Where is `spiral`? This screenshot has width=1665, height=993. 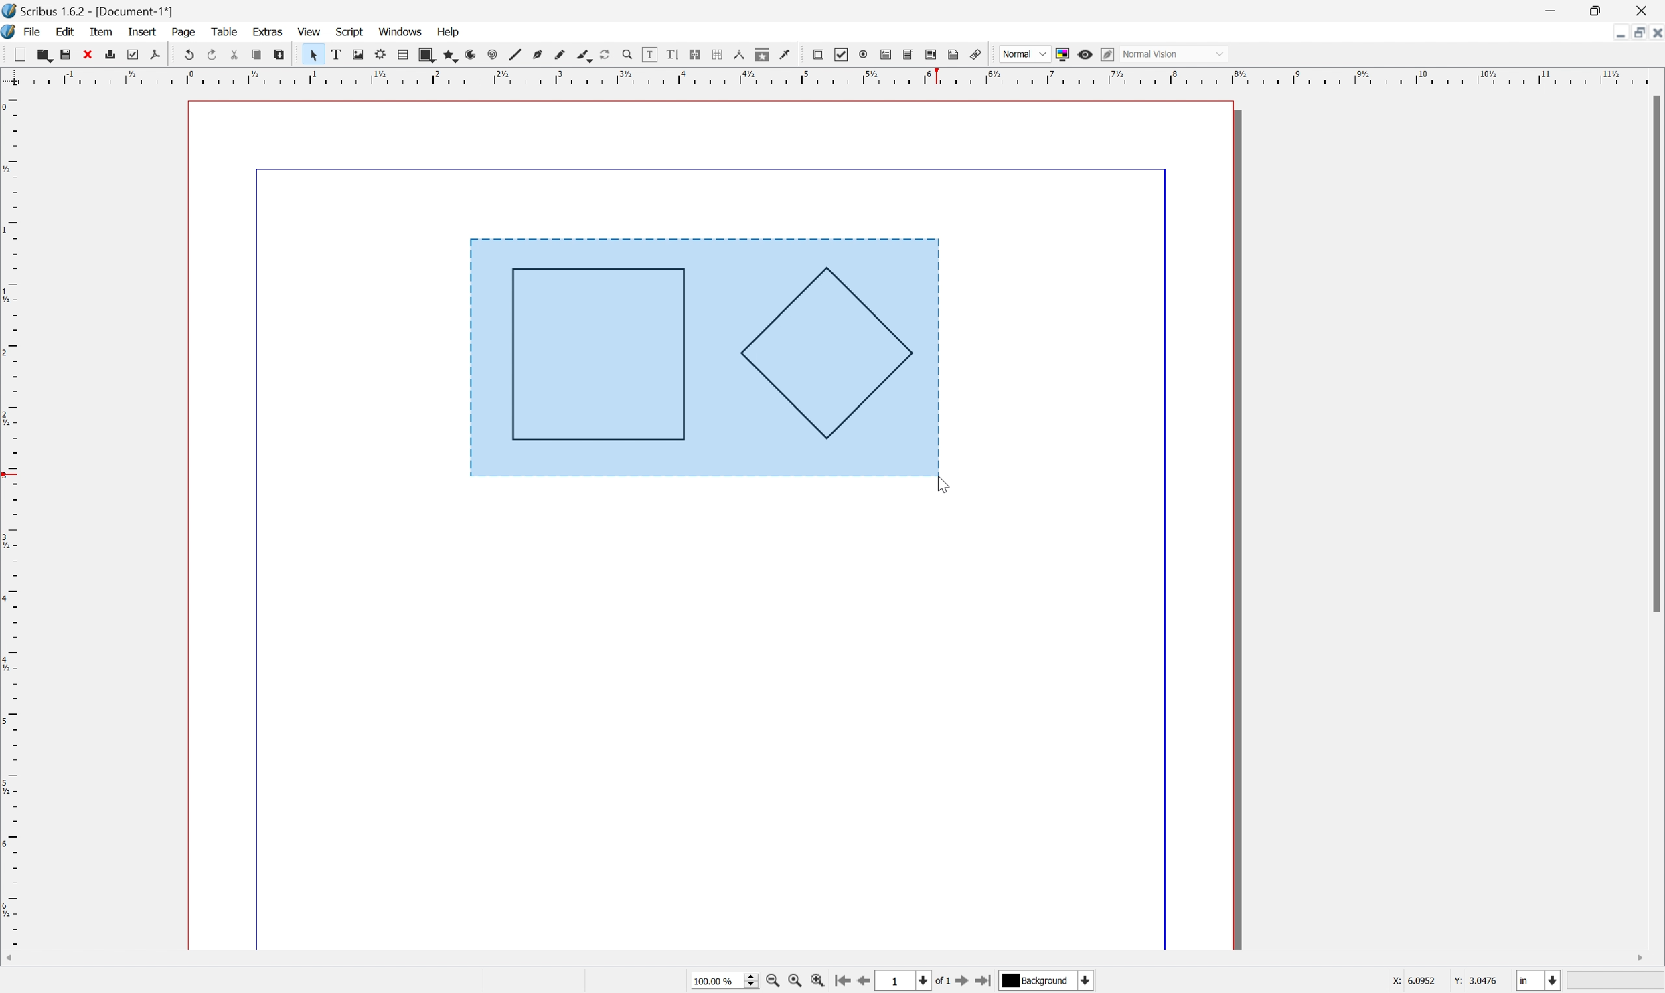 spiral is located at coordinates (490, 56).